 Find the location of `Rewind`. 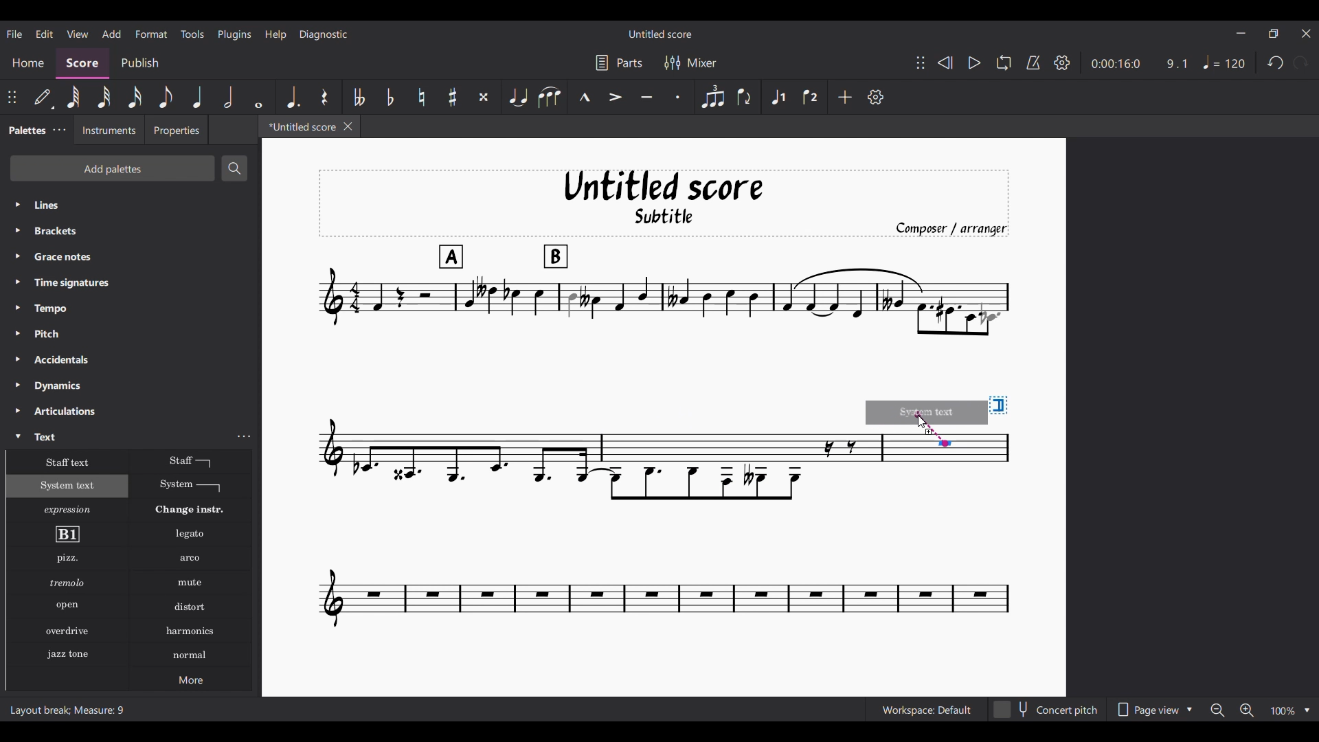

Rewind is located at coordinates (945, 63).